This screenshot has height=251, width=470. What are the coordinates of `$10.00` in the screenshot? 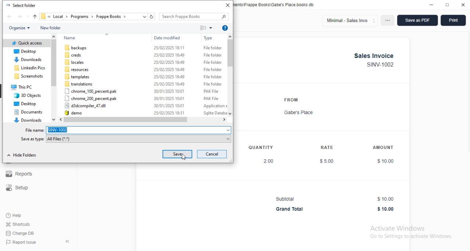 It's located at (386, 161).